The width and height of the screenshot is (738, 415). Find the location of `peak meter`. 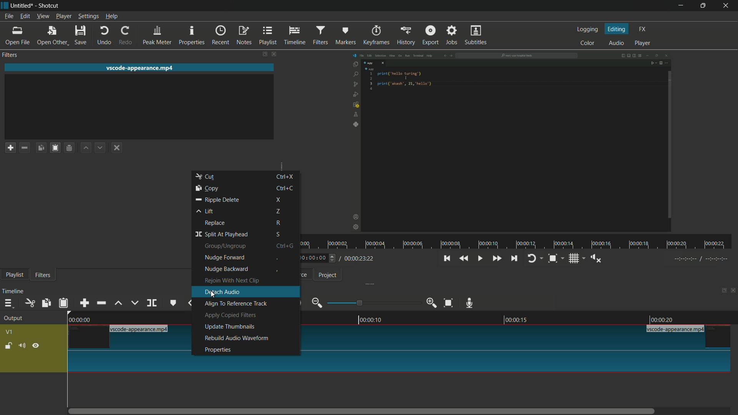

peak meter is located at coordinates (158, 35).